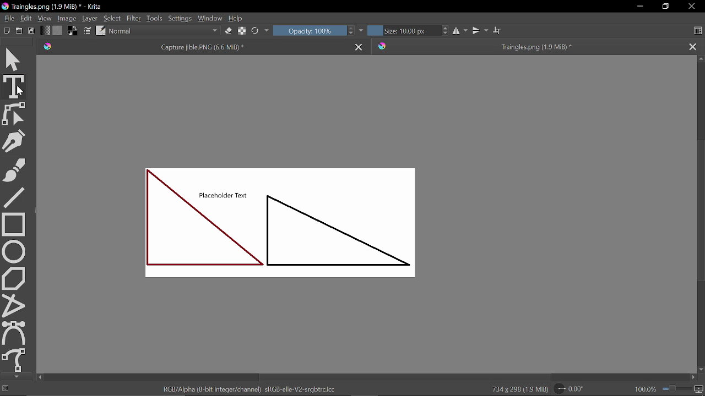 The image size is (705, 396). What do you see at coordinates (112, 19) in the screenshot?
I see `Select` at bounding box center [112, 19].